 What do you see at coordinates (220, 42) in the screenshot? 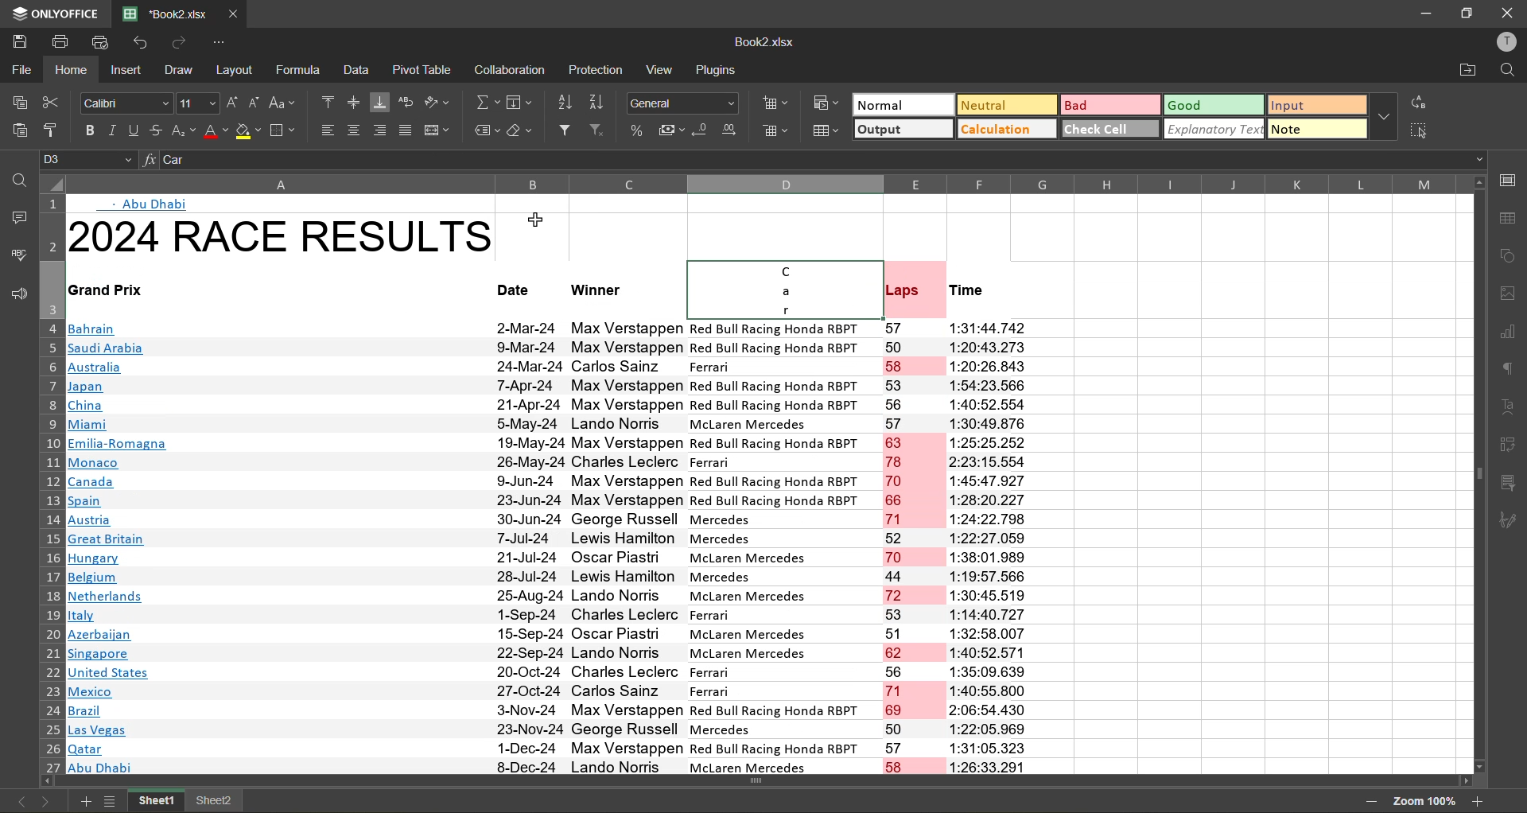
I see `customize quick access toolbar` at bounding box center [220, 42].